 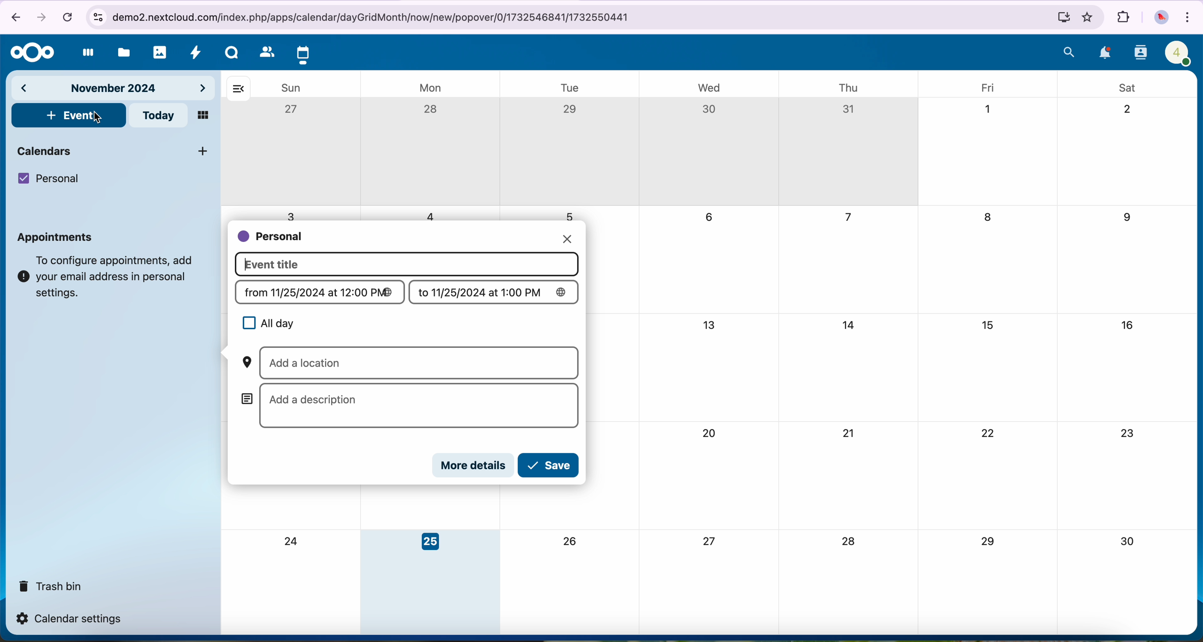 I want to click on event title, so click(x=407, y=264).